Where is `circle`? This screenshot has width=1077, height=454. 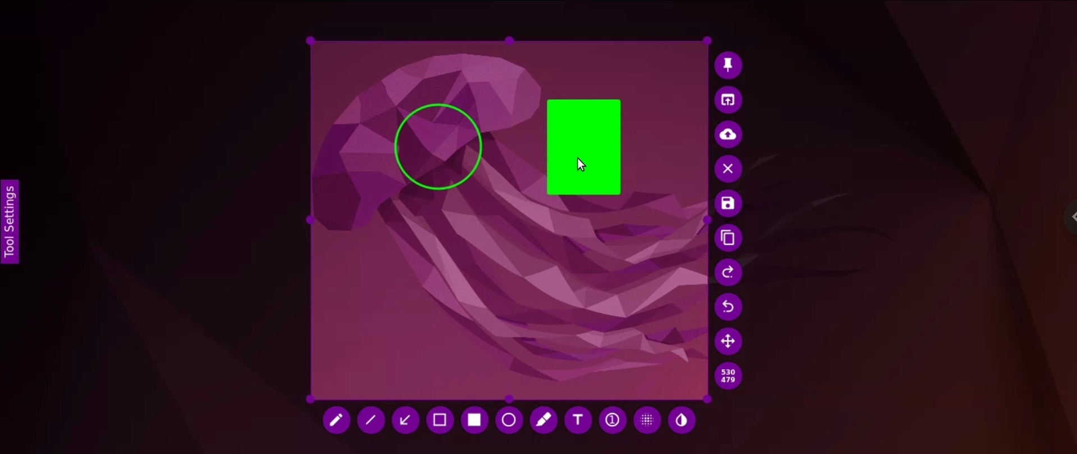 circle is located at coordinates (510, 419).